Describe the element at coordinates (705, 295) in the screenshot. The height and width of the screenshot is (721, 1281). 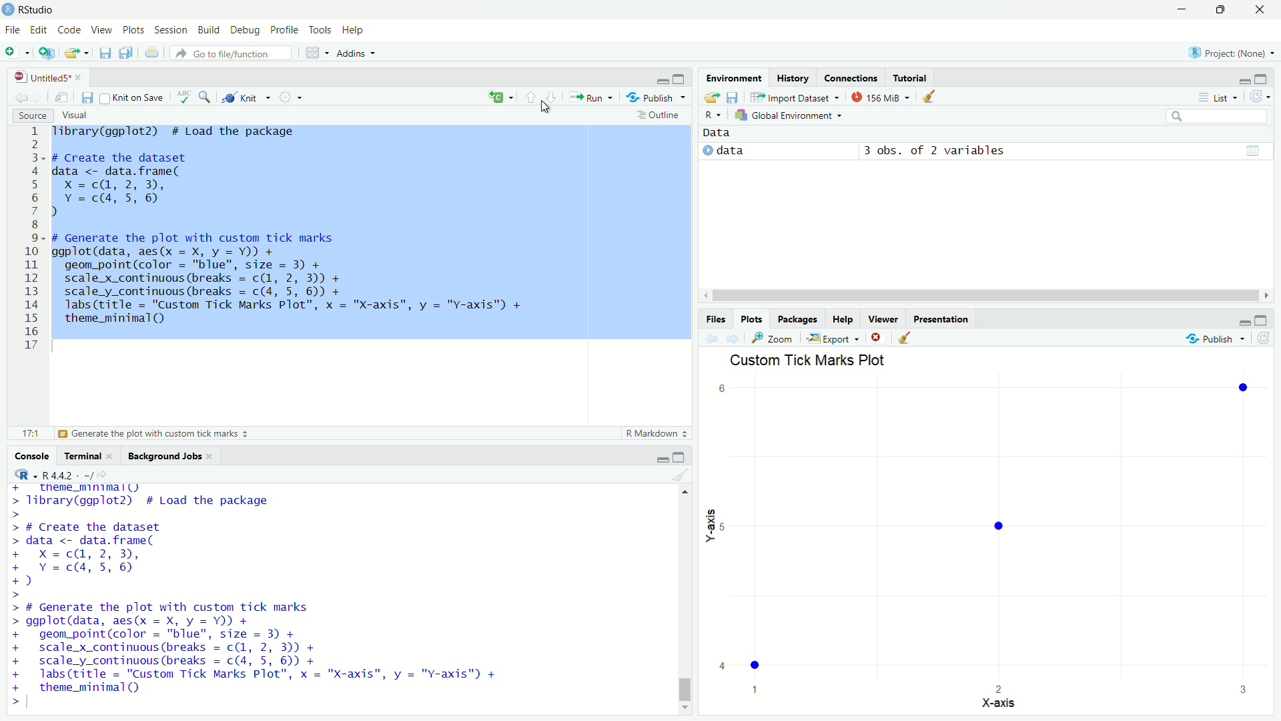
I see `move left` at that location.